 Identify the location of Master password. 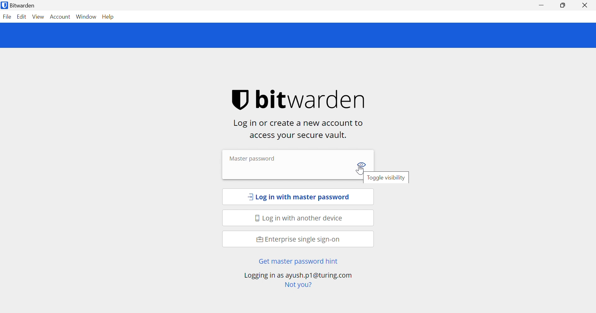
(252, 158).